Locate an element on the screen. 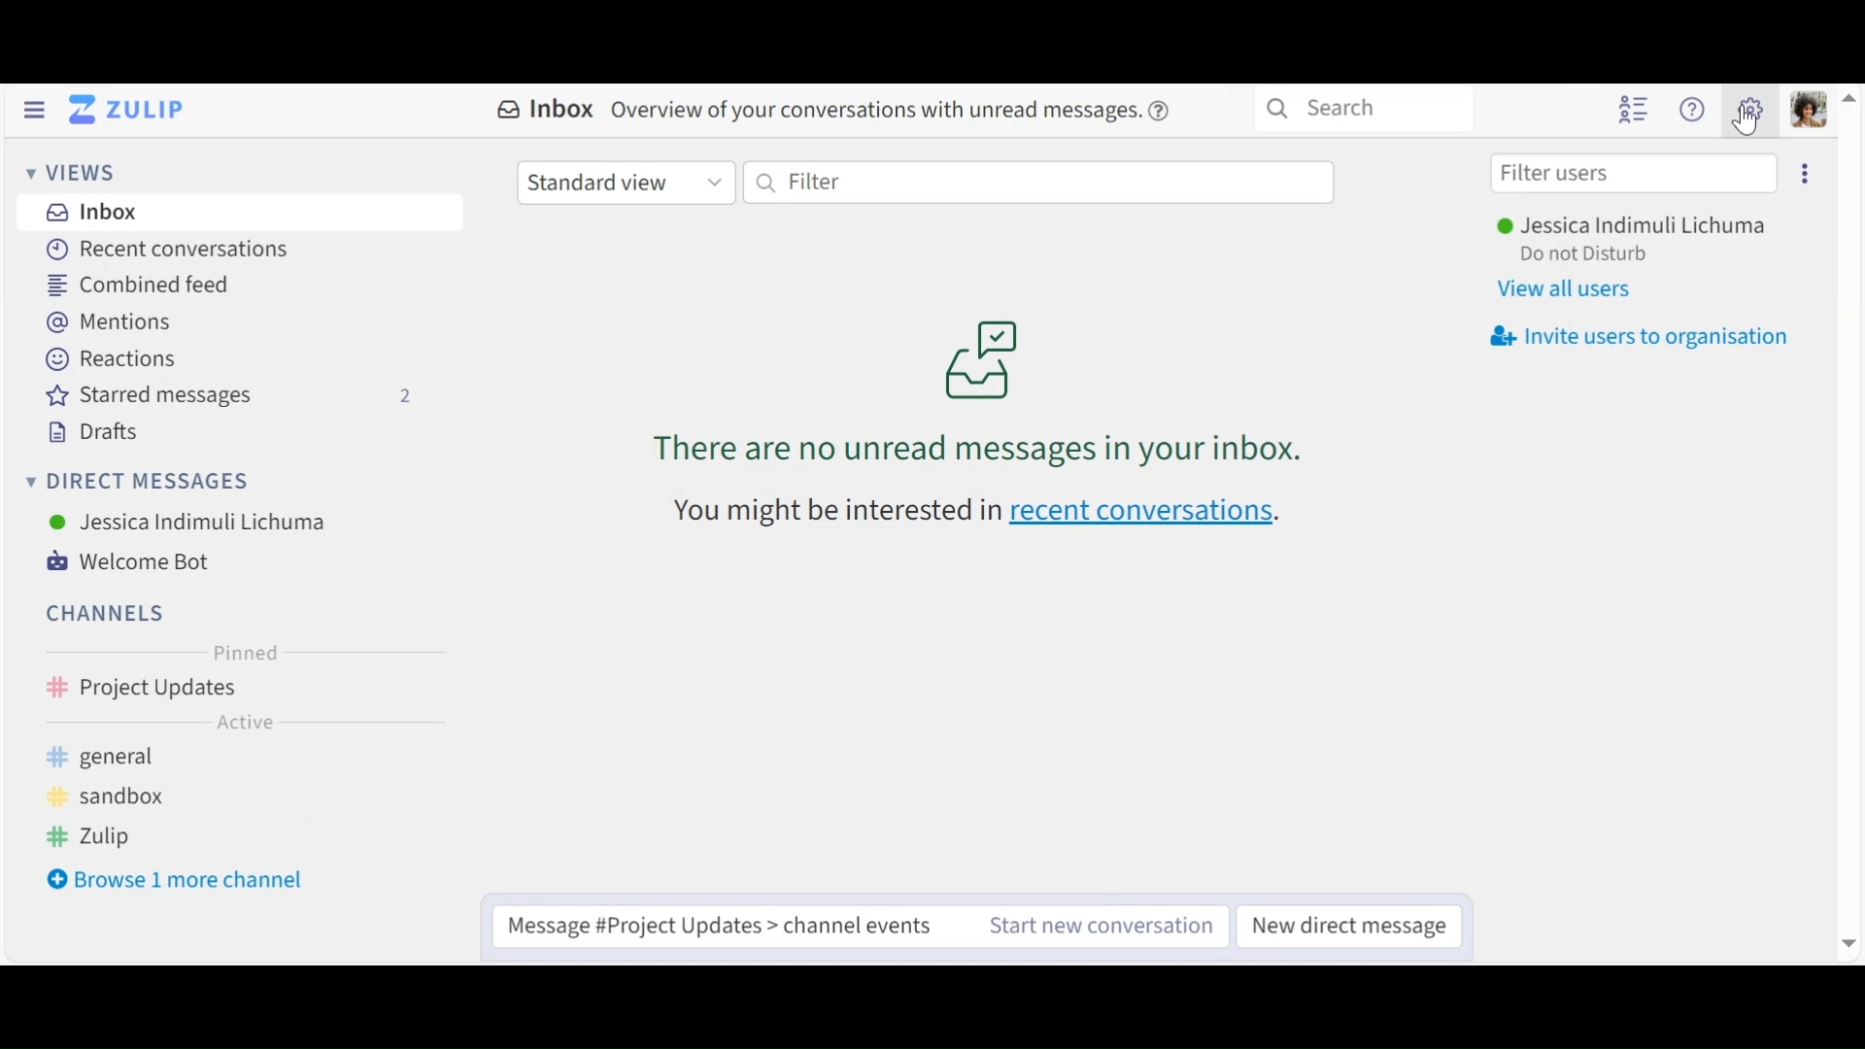 This screenshot has width=1865, height=1049. Combined Feed is located at coordinates (135, 287).